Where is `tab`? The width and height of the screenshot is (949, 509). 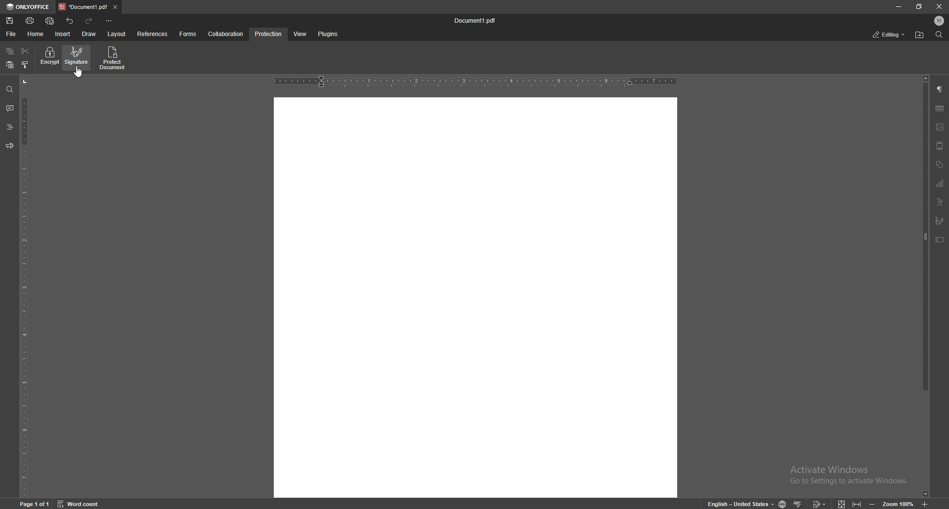
tab is located at coordinates (83, 6).